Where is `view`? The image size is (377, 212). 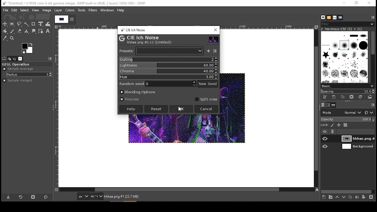
view is located at coordinates (35, 10).